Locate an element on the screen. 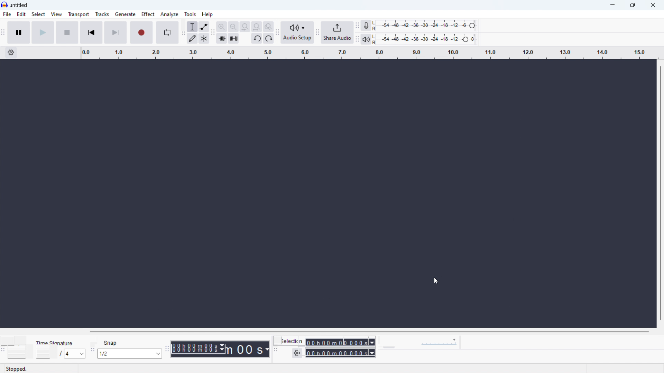 This screenshot has width=664, height=373. Tempo is located at coordinates (16, 343).